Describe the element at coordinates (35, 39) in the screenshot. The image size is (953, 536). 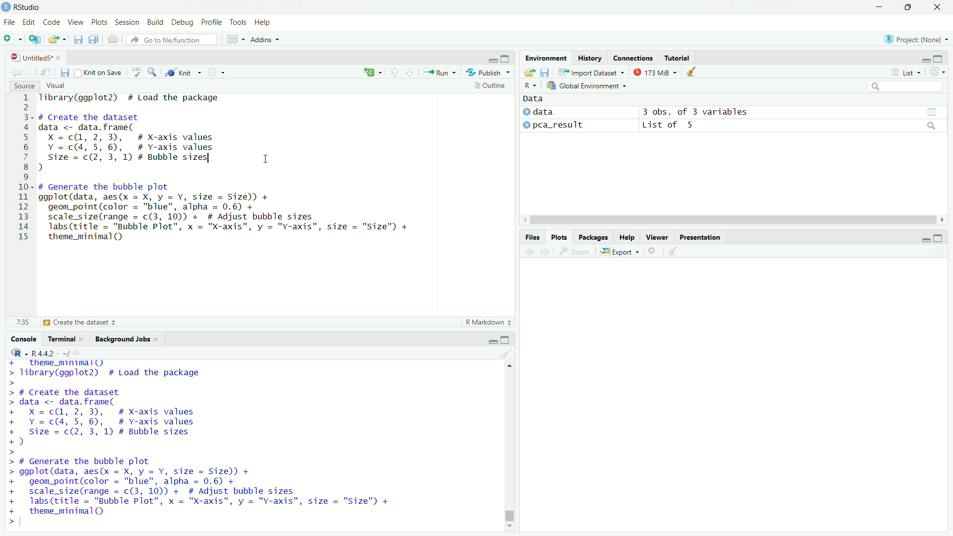
I see `new project` at that location.